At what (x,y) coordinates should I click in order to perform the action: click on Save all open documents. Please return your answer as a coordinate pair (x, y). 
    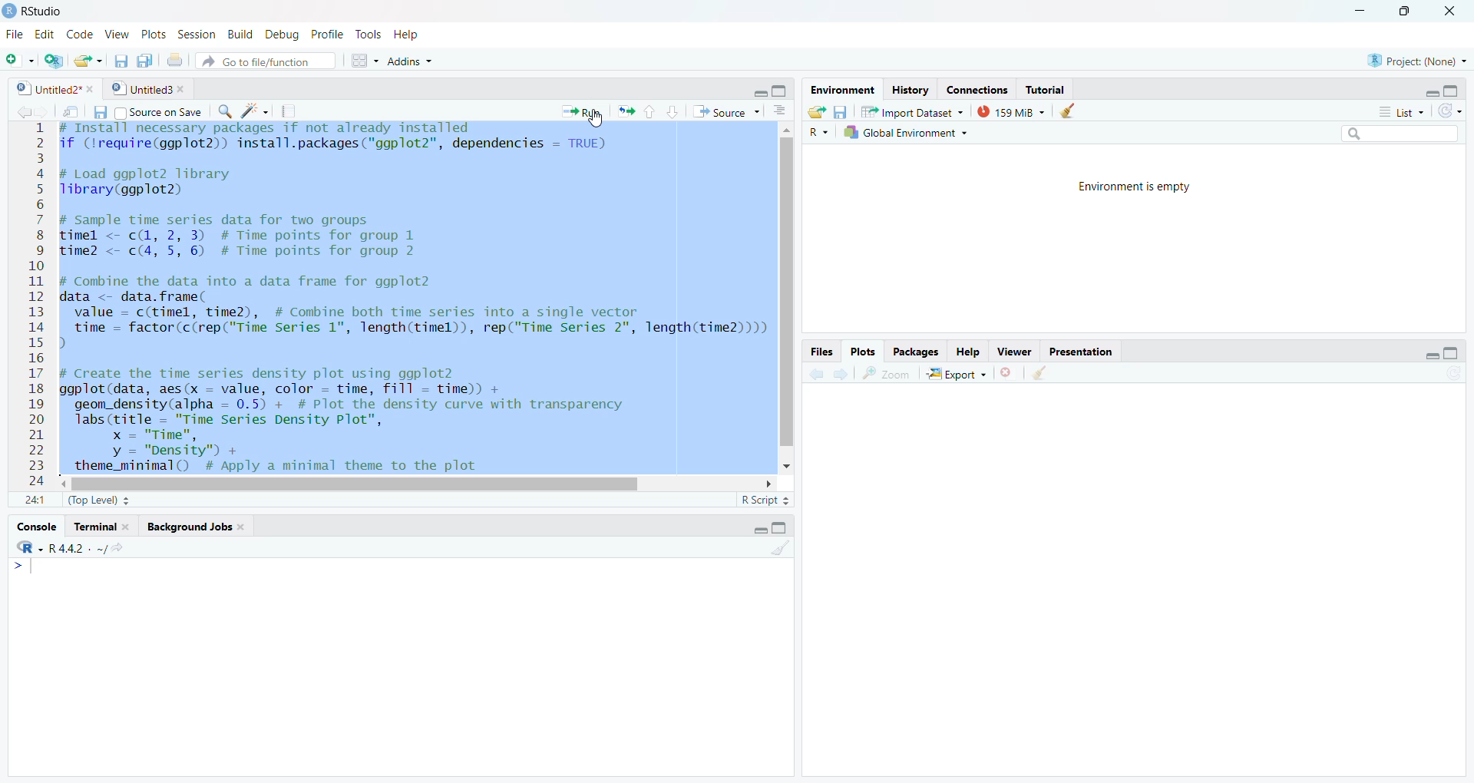
    Looking at the image, I should click on (144, 61).